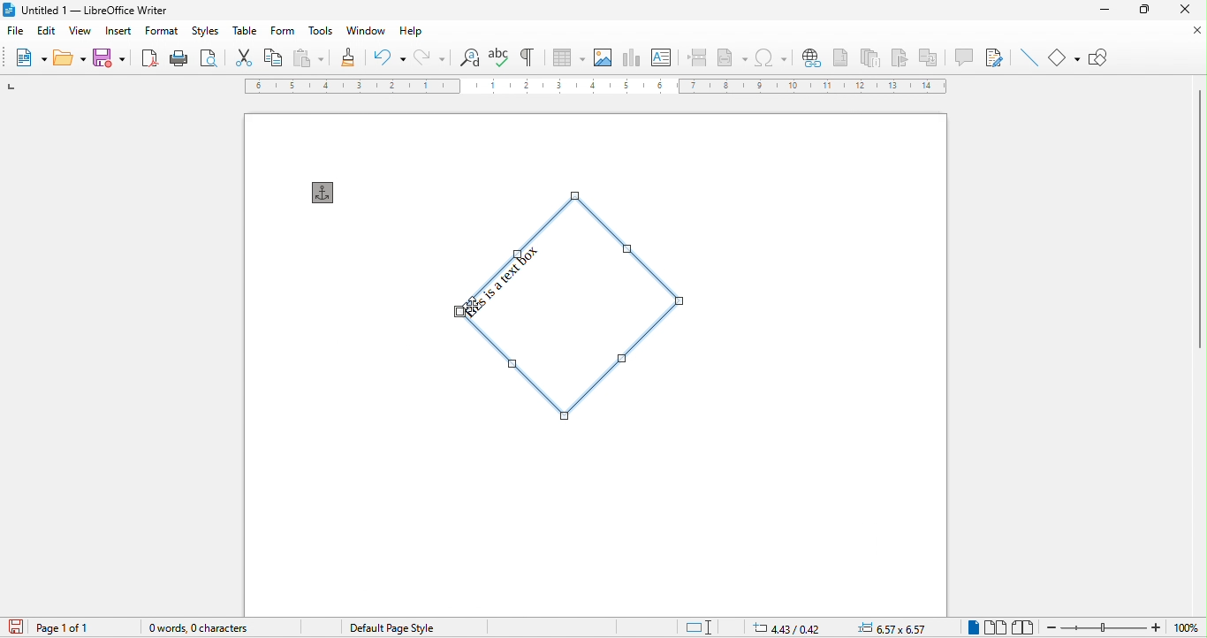 The image size is (1207, 638). Describe the element at coordinates (318, 32) in the screenshot. I see `tools` at that location.